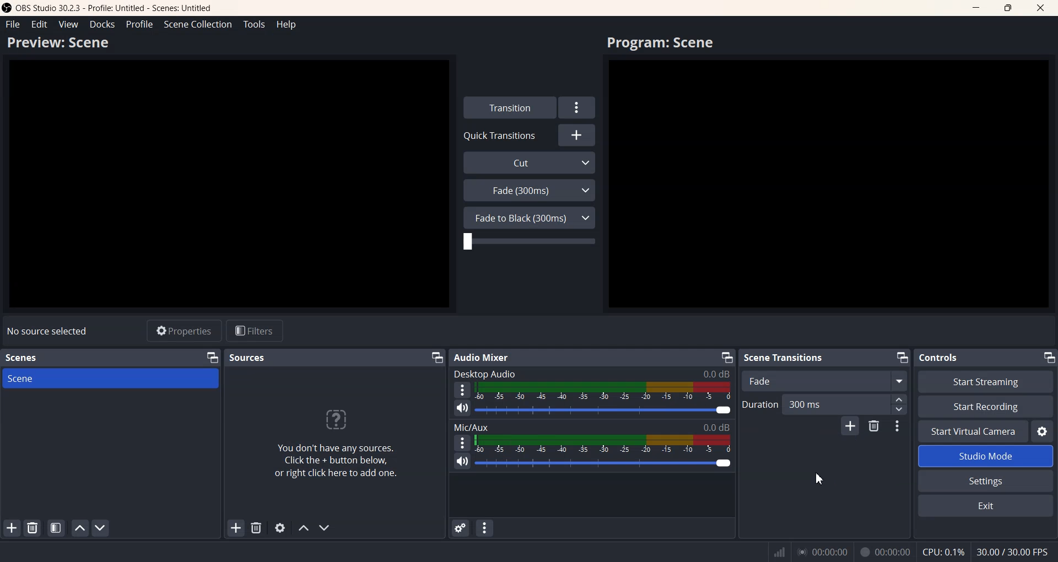  What do you see at coordinates (508, 108) in the screenshot?
I see `Transition` at bounding box center [508, 108].